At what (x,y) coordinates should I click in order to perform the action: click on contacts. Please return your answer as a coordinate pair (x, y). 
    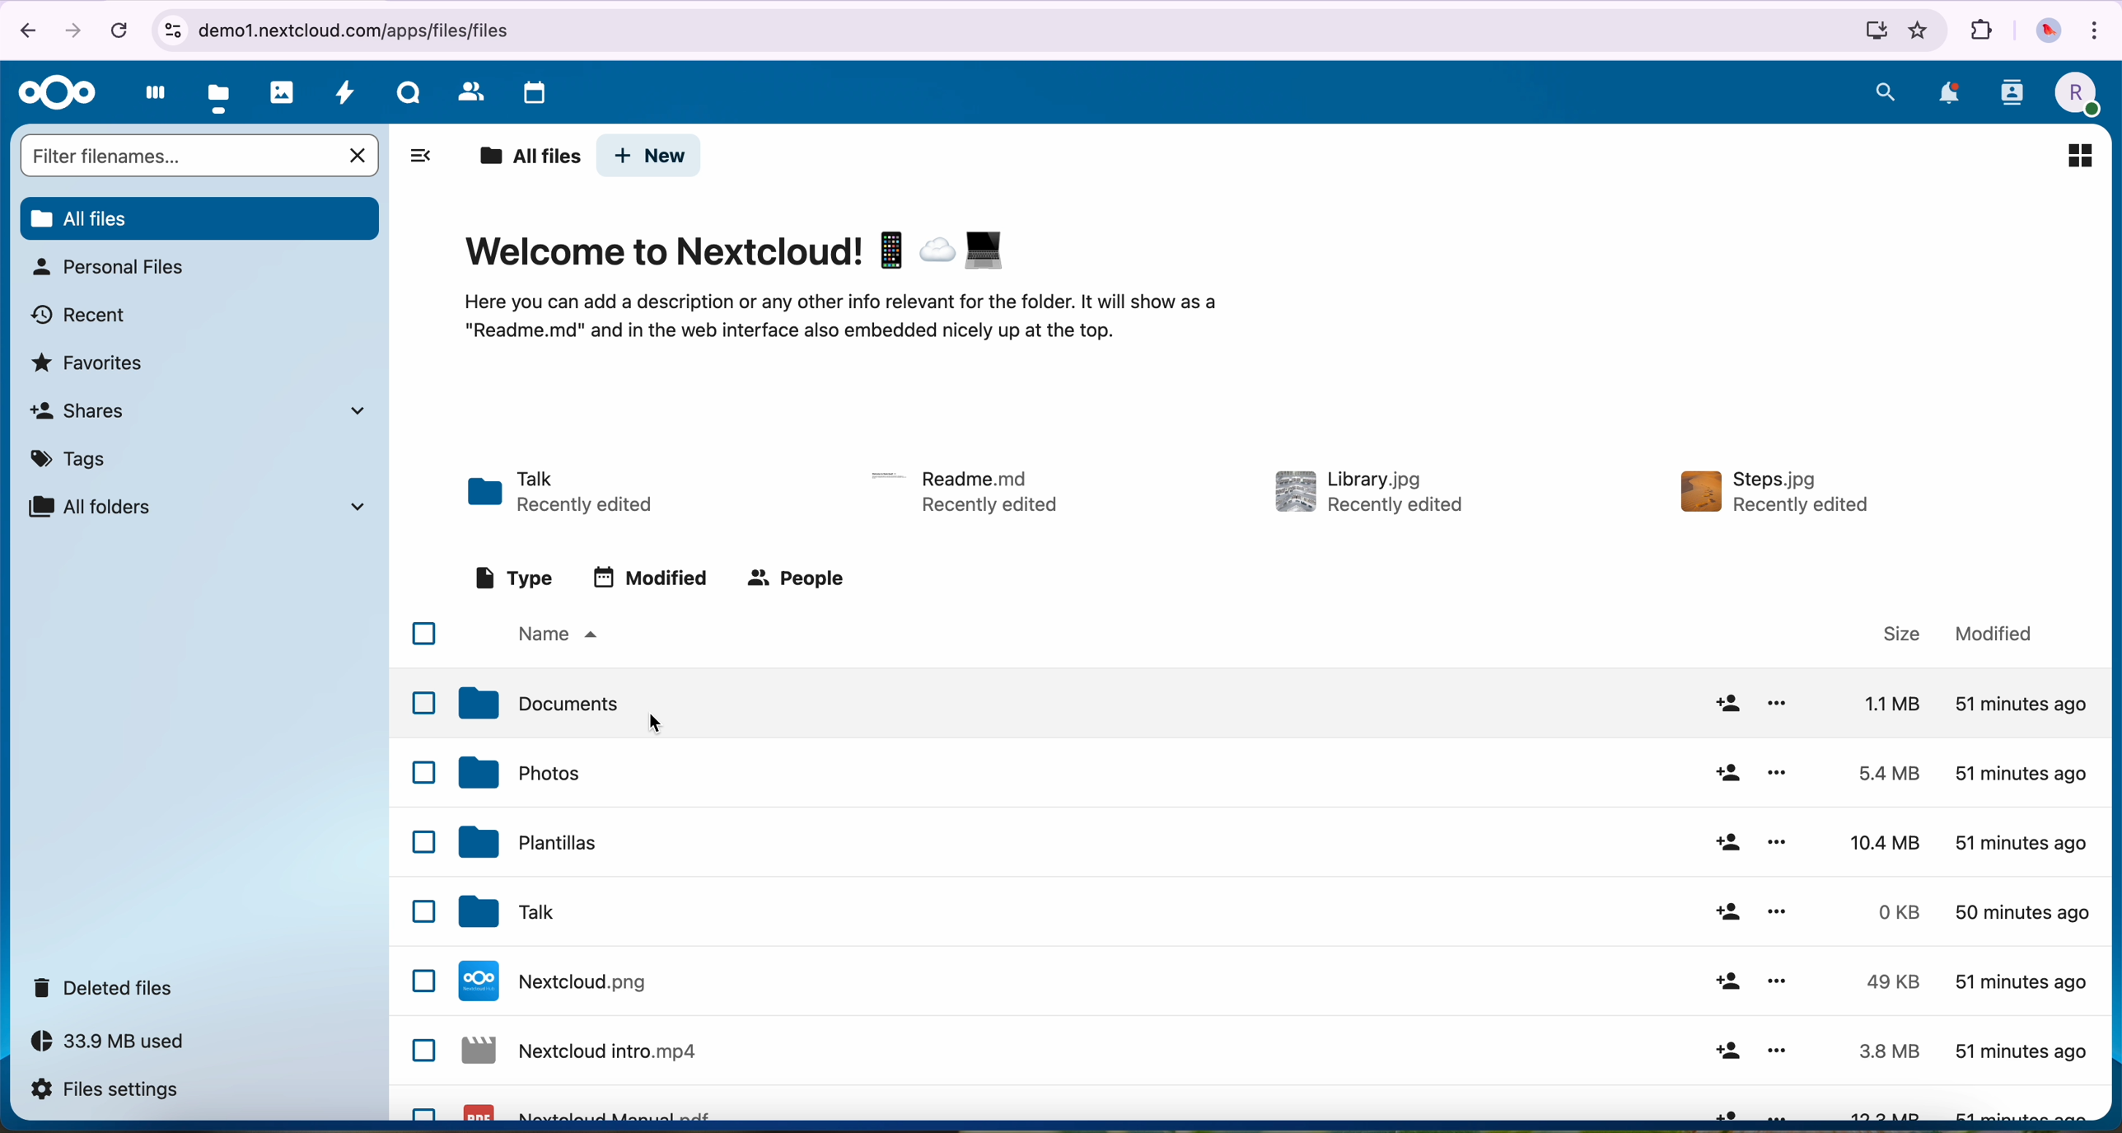
    Looking at the image, I should click on (468, 92).